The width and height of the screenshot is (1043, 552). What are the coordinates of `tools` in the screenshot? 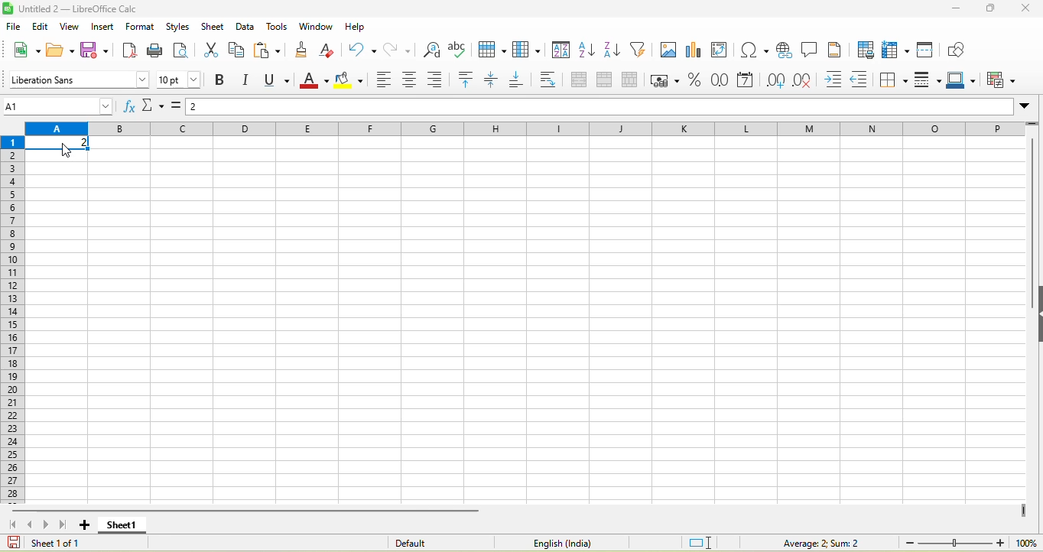 It's located at (277, 28).